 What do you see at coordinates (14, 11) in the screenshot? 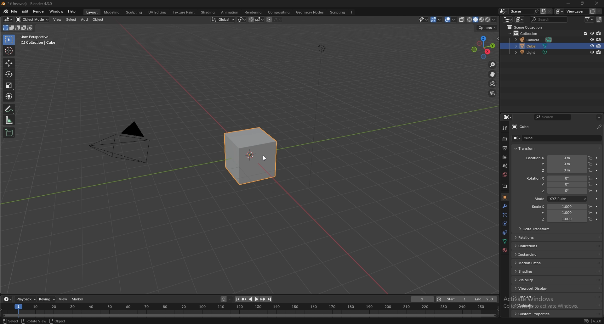
I see `file` at bounding box center [14, 11].